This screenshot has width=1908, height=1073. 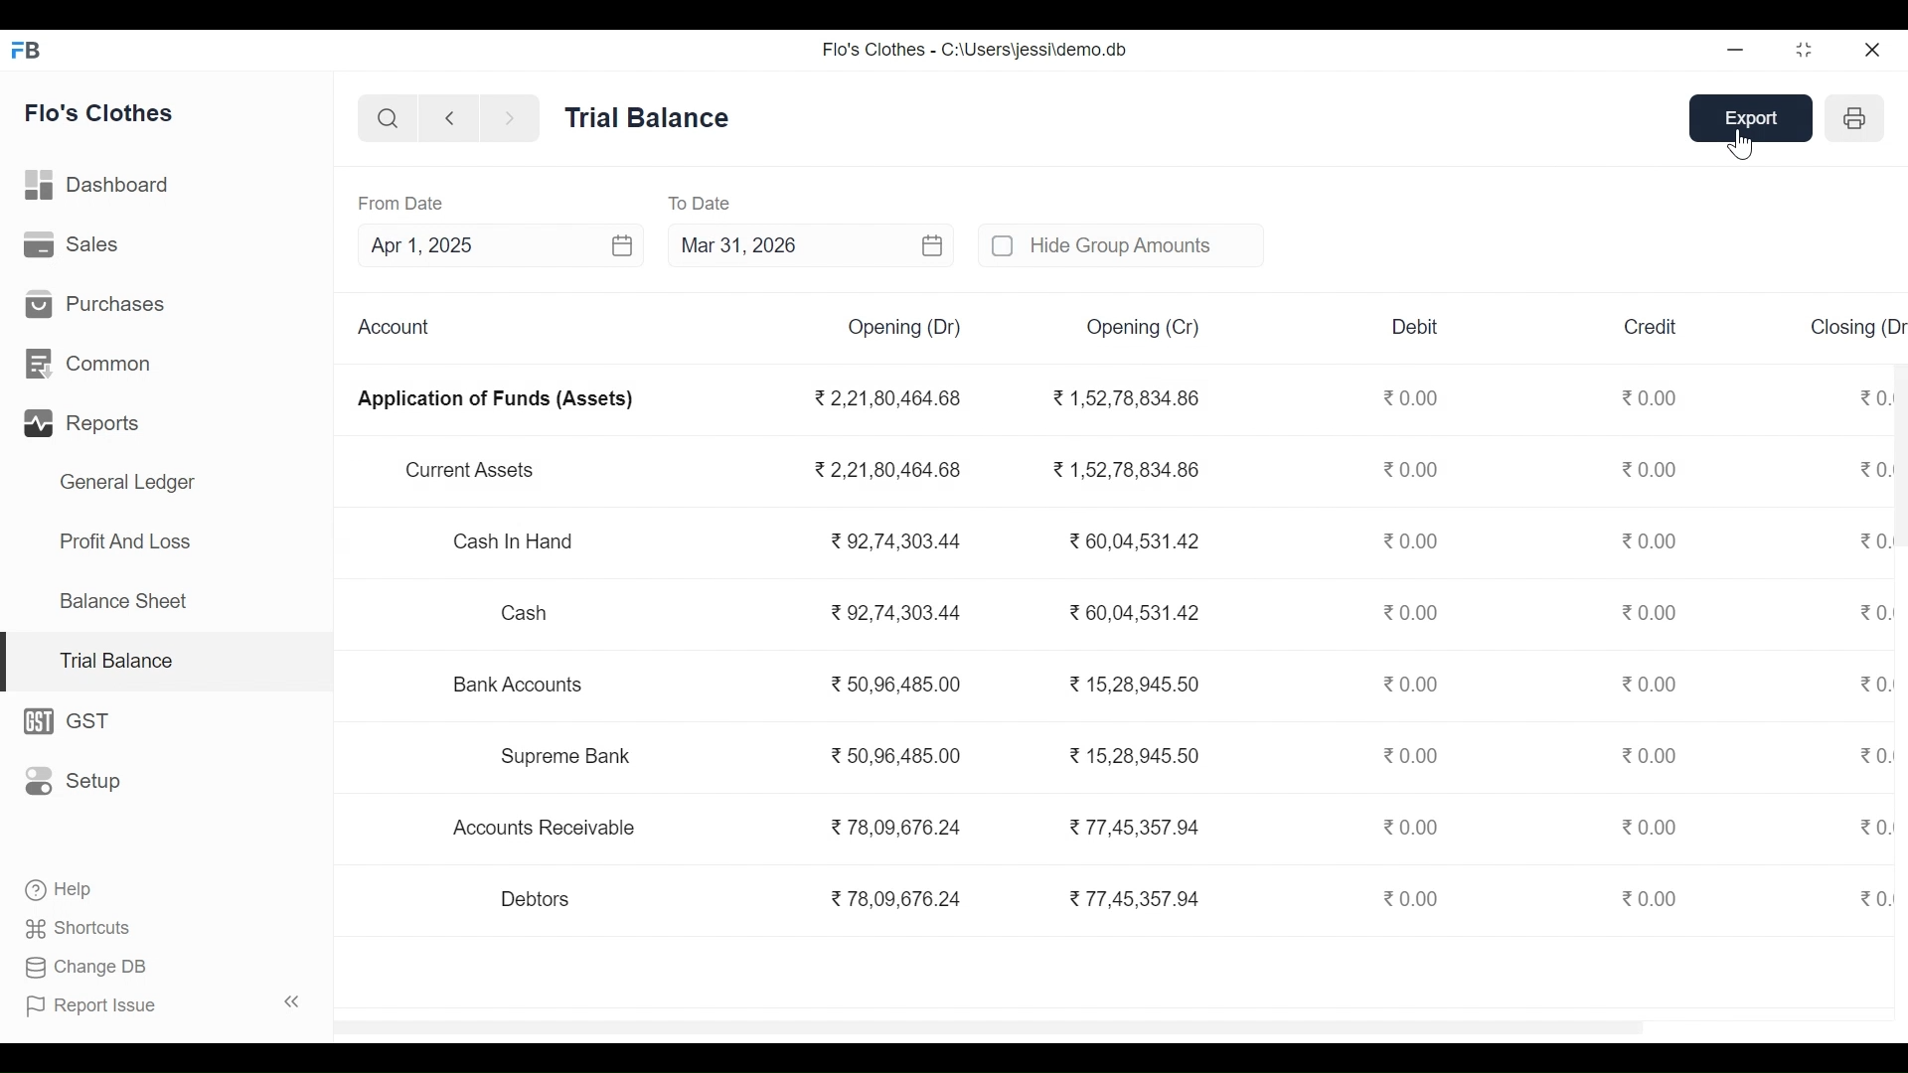 I want to click on Opening (Dr), so click(x=903, y=328).